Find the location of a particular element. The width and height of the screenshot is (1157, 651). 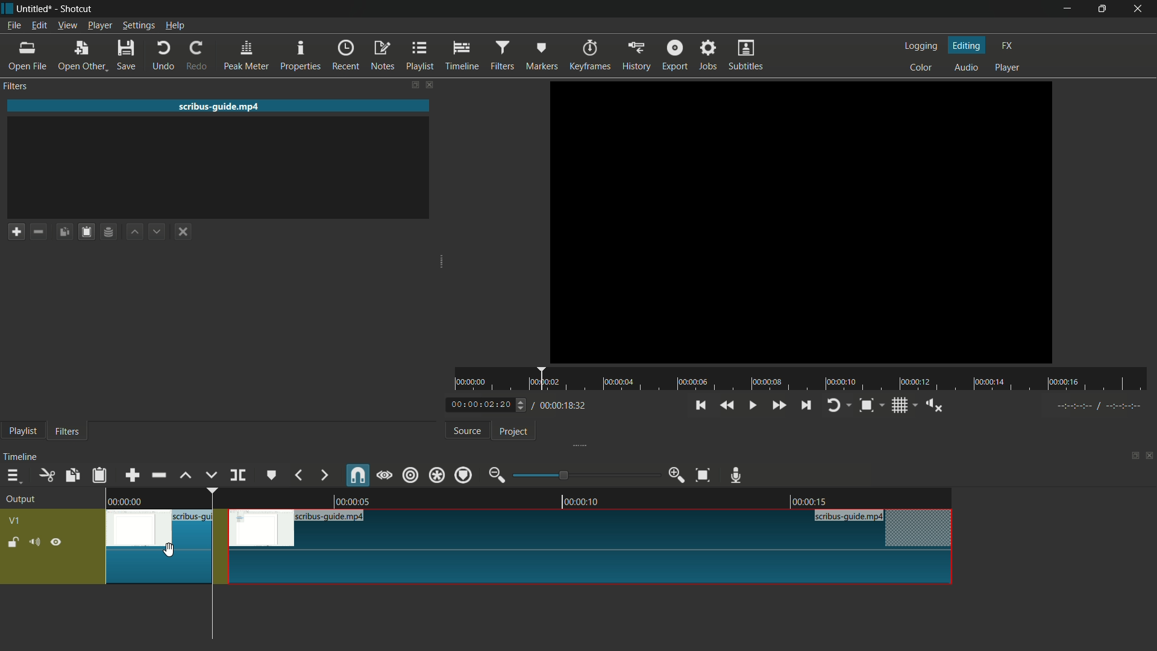

timeline menu is located at coordinates (12, 476).